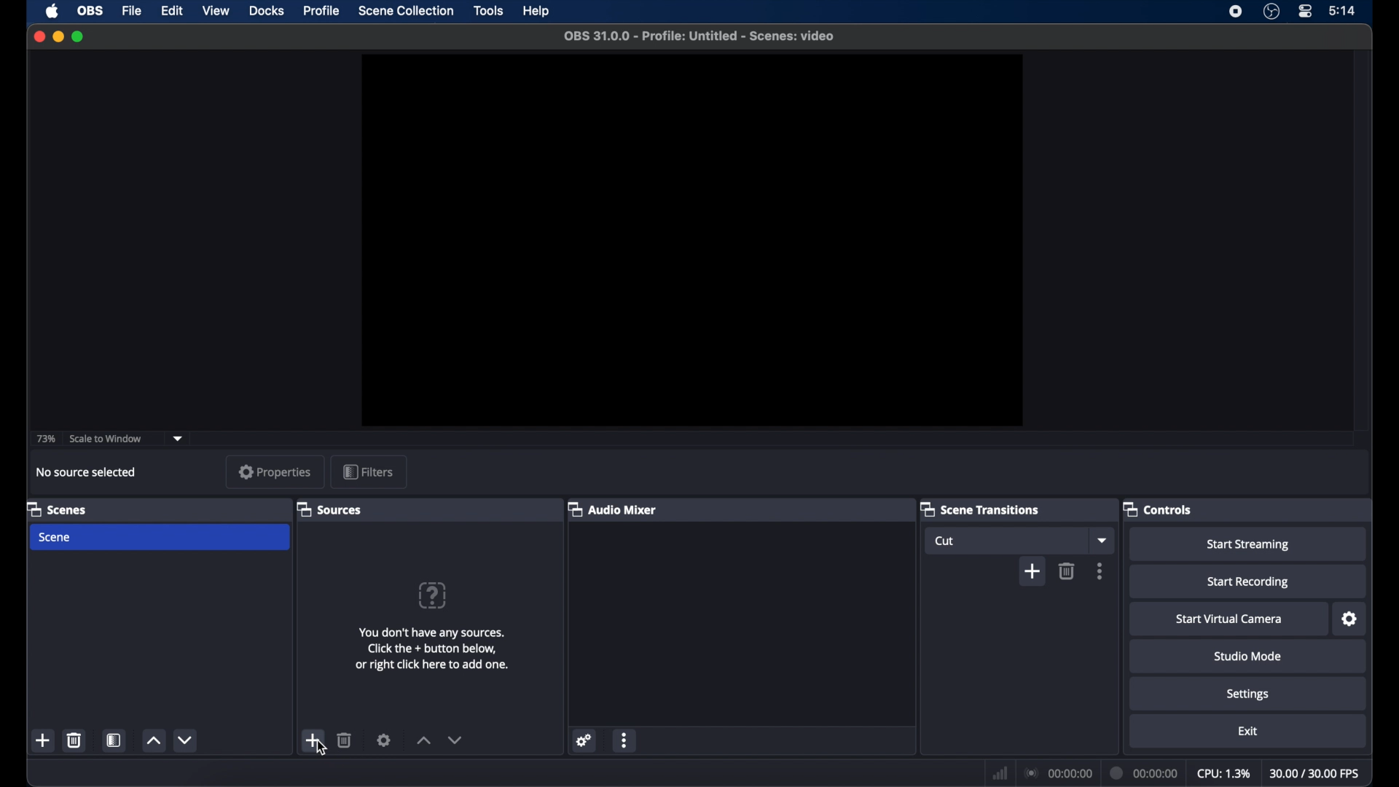 This screenshot has height=787, width=1399. What do you see at coordinates (406, 11) in the screenshot?
I see `scene collection` at bounding box center [406, 11].